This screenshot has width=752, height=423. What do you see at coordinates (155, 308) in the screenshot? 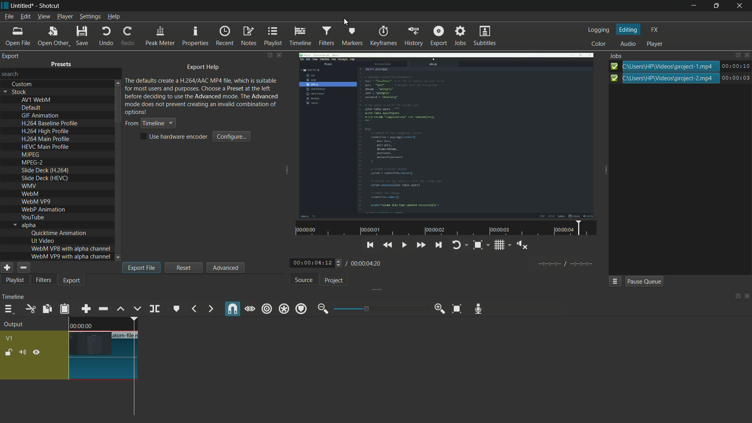
I see `split at playhead` at bounding box center [155, 308].